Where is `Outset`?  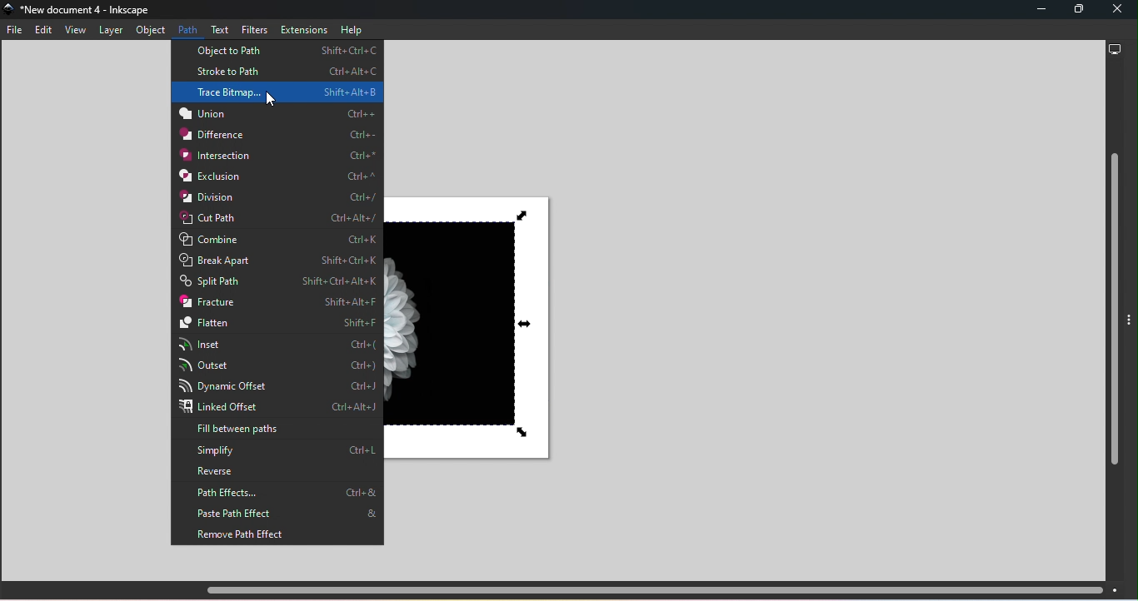 Outset is located at coordinates (279, 363).